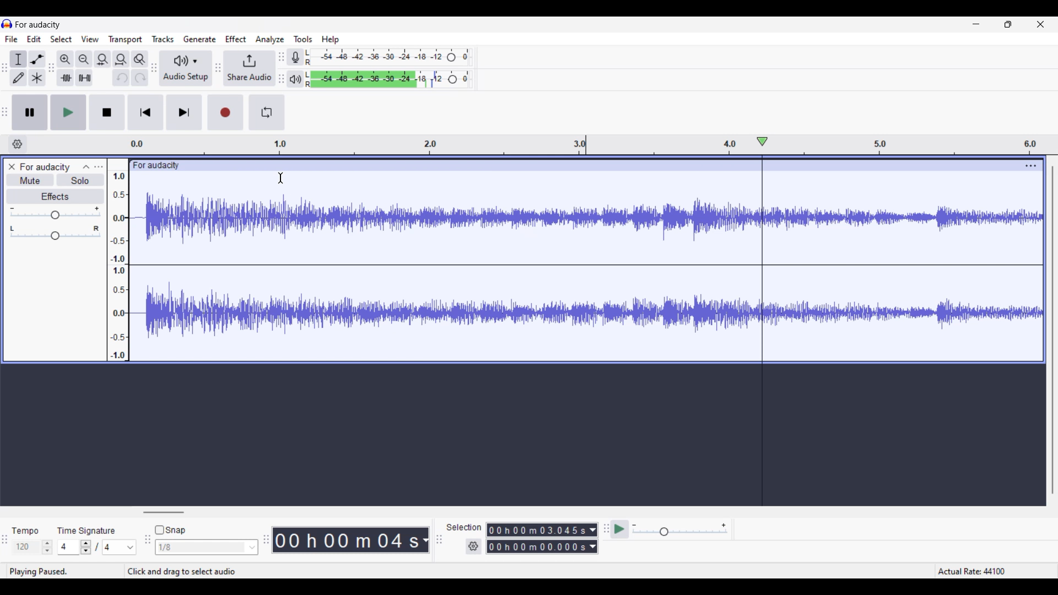  What do you see at coordinates (45, 167) in the screenshot?
I see `for audacity` at bounding box center [45, 167].